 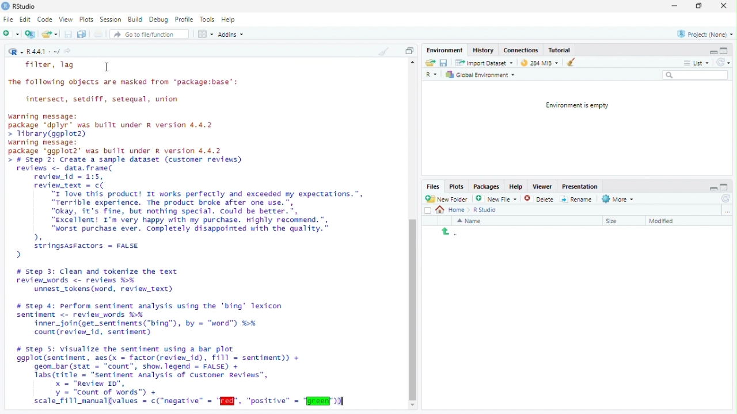 What do you see at coordinates (431, 63) in the screenshot?
I see `Open` at bounding box center [431, 63].